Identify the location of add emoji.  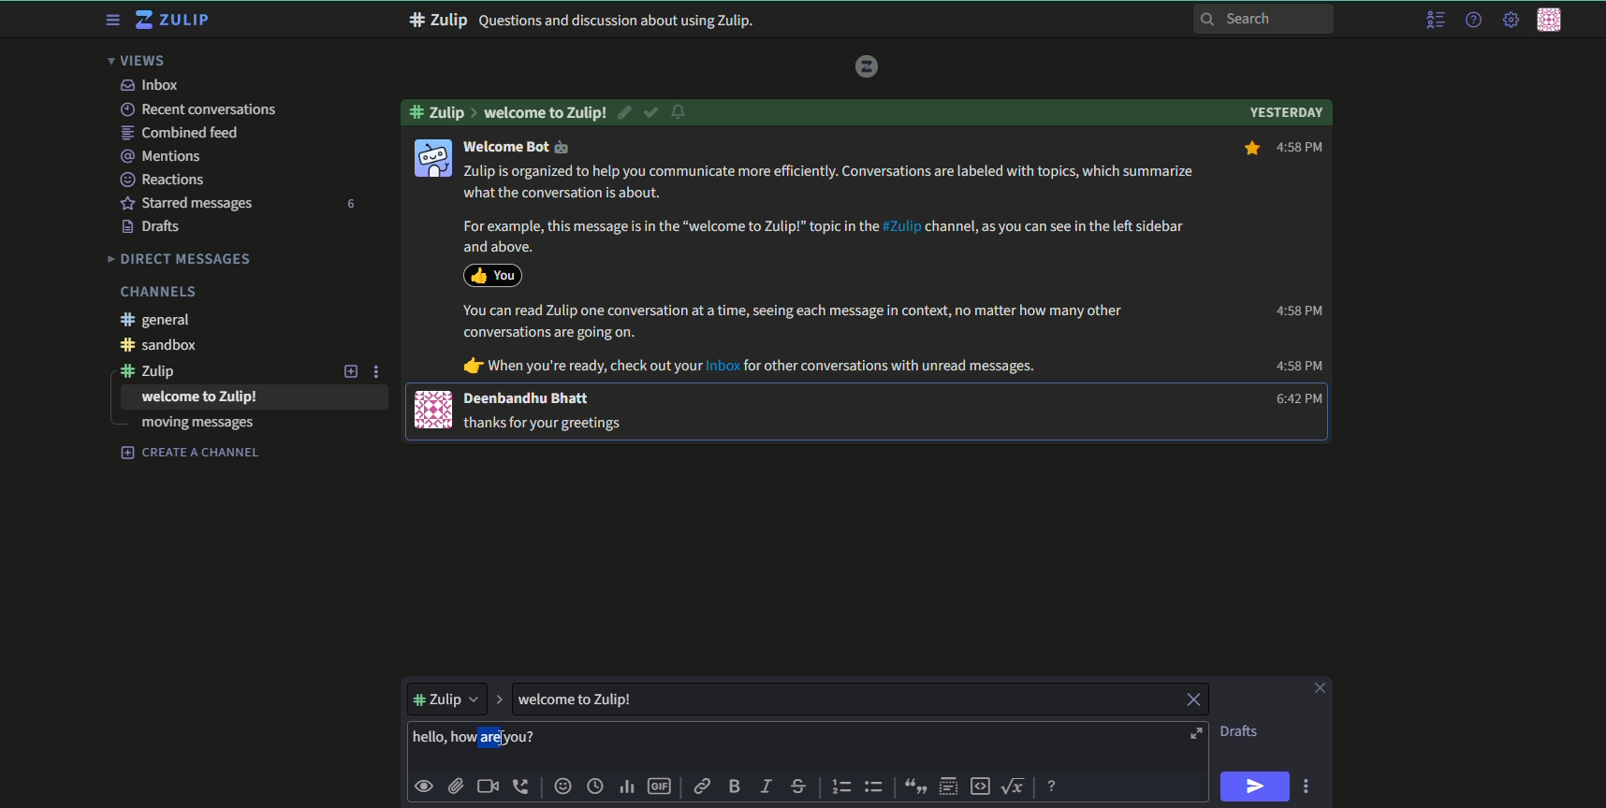
(562, 786).